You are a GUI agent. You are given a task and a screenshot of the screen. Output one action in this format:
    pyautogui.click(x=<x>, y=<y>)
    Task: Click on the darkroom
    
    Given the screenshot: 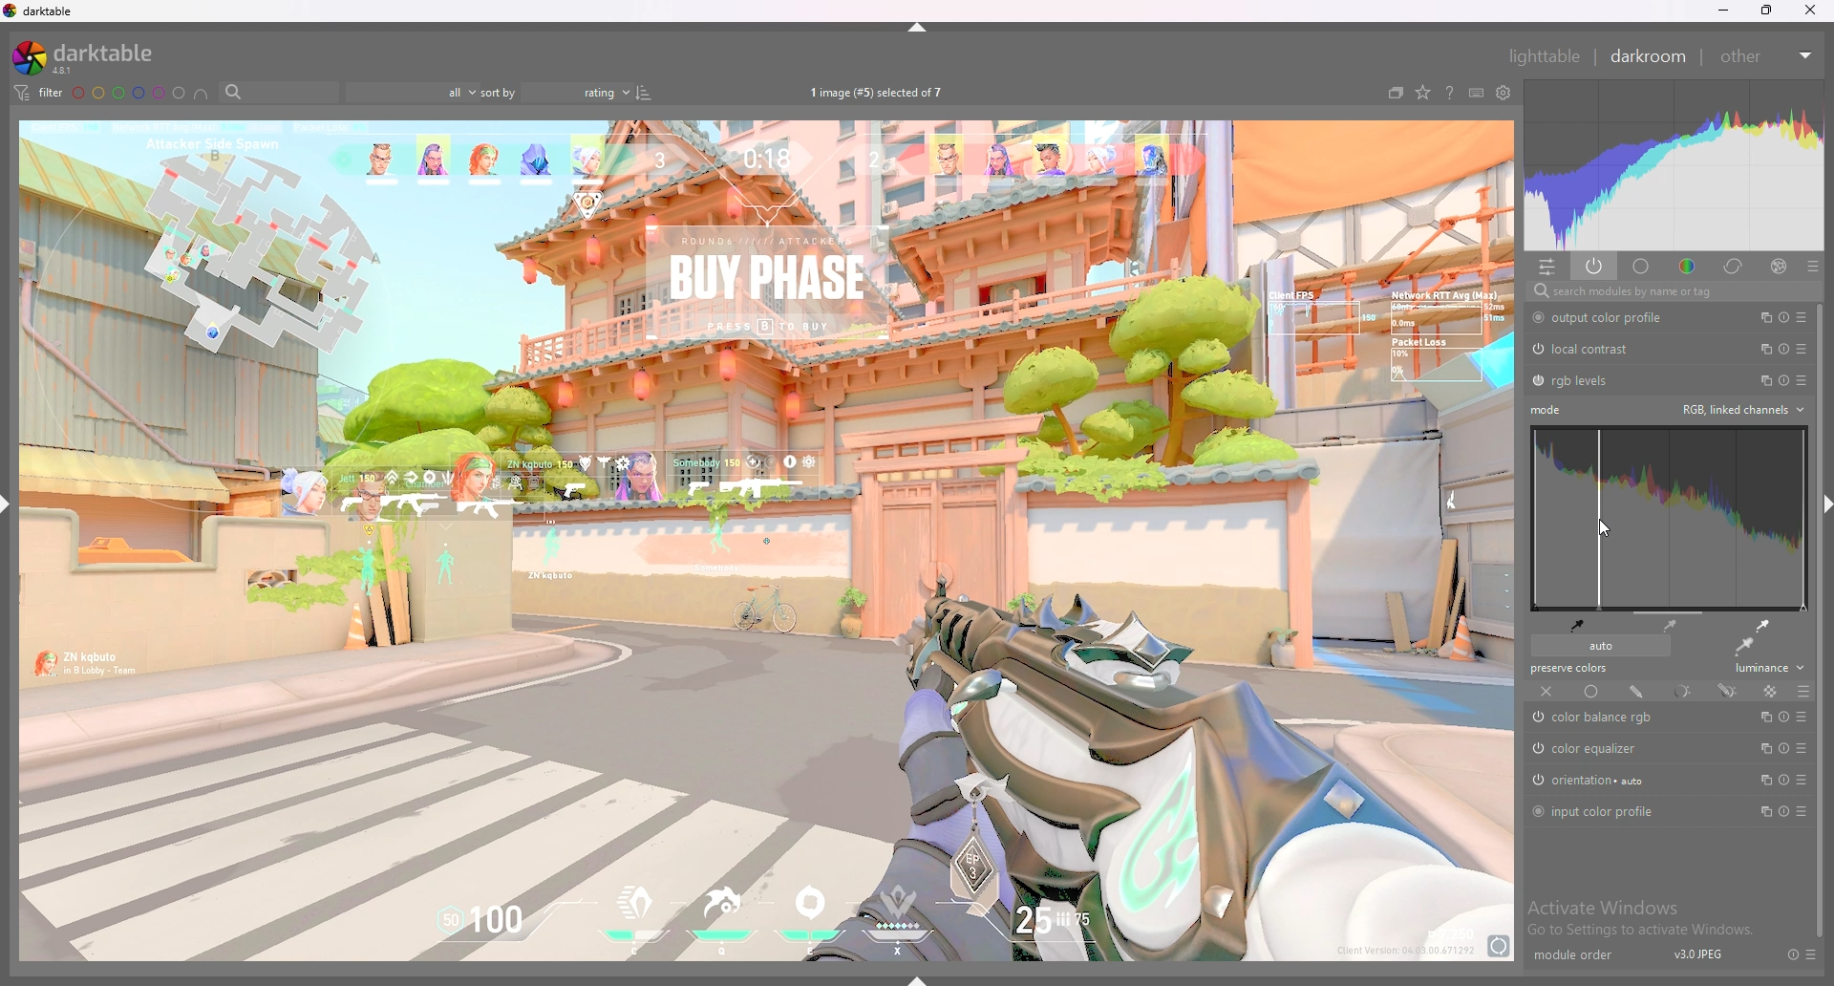 What is the action you would take?
    pyautogui.click(x=1649, y=55)
    